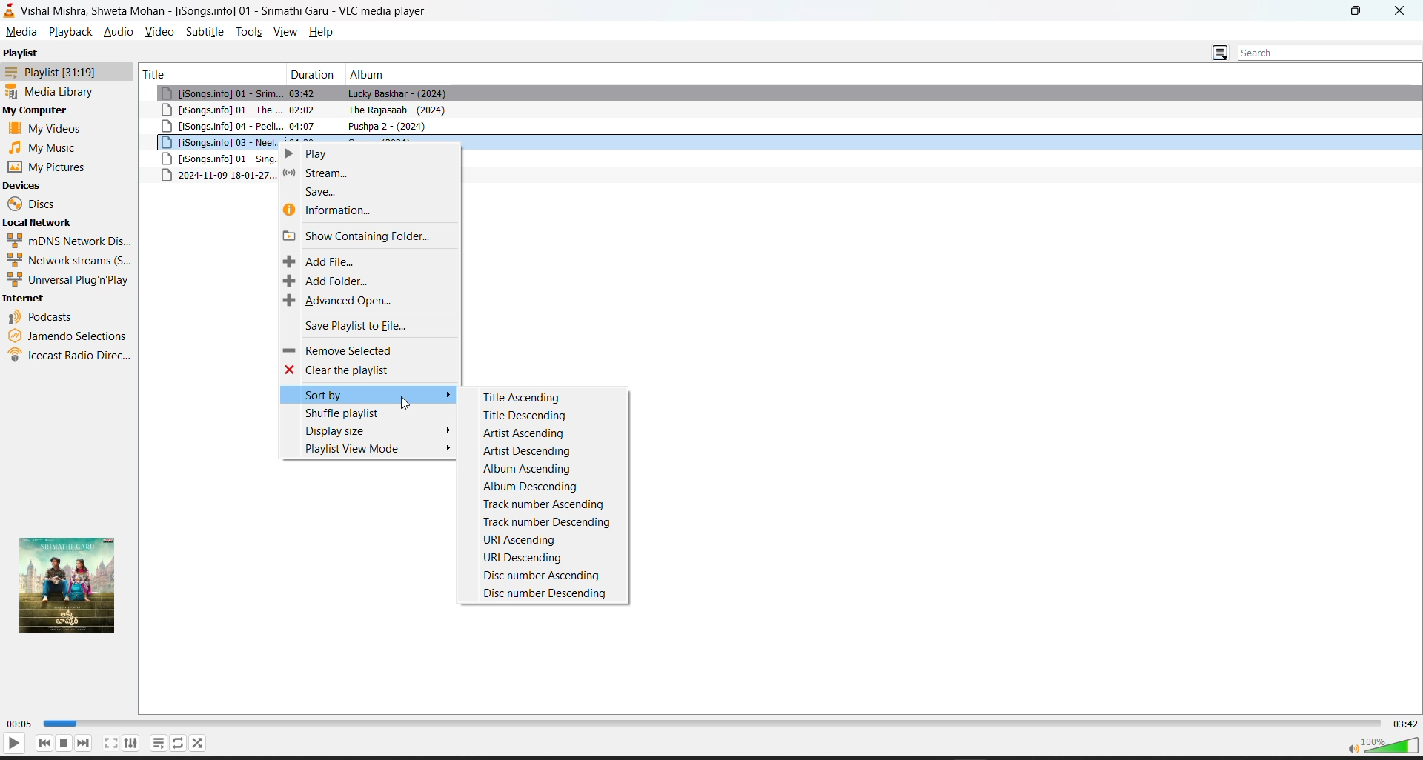 The image size is (1423, 760). I want to click on settings, so click(131, 743).